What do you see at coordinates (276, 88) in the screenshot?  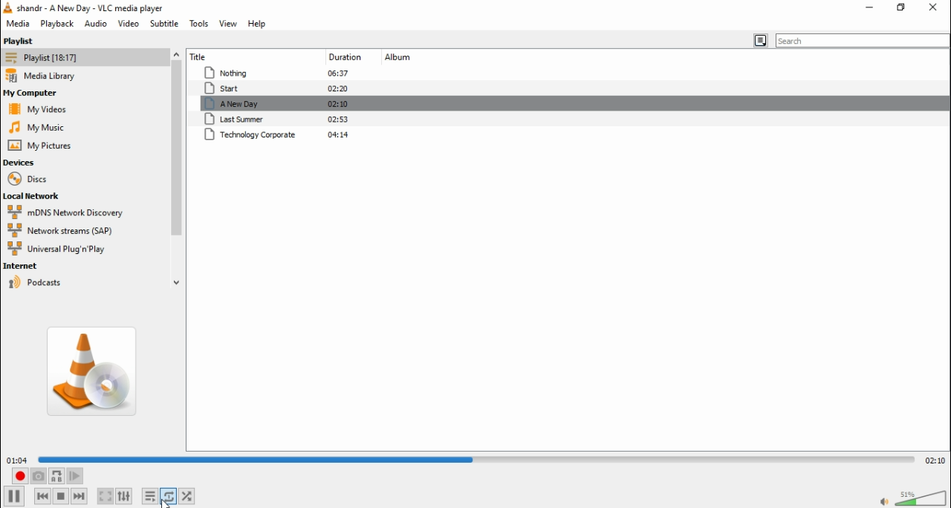 I see `start 02:20` at bounding box center [276, 88].